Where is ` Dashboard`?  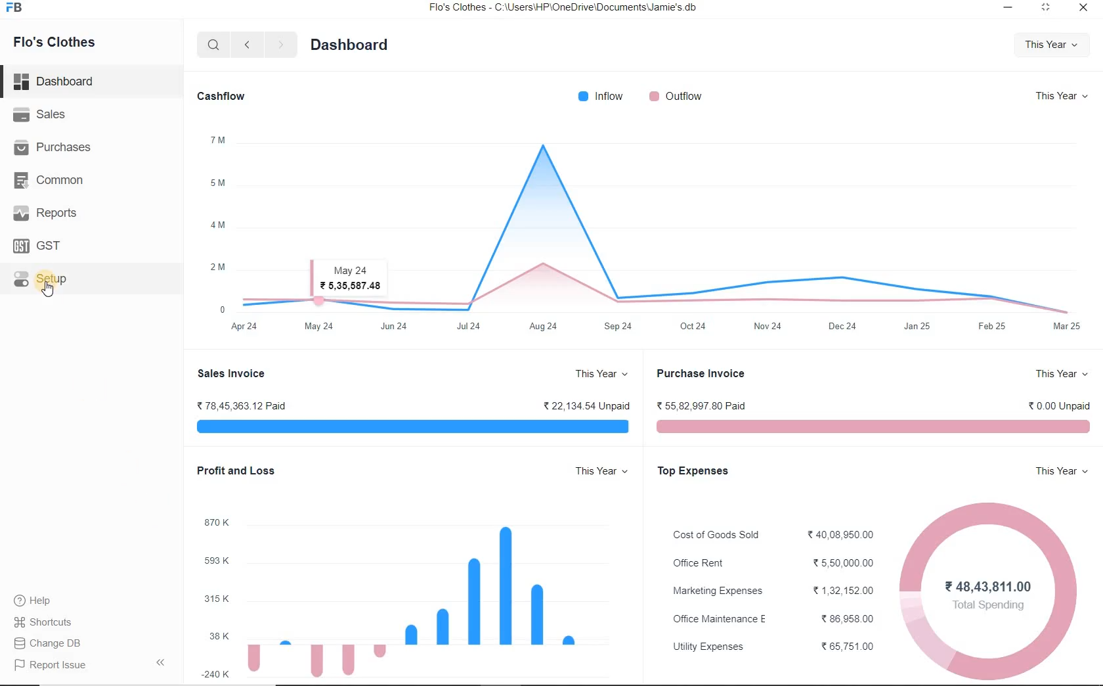
 Dashboard is located at coordinates (351, 46).